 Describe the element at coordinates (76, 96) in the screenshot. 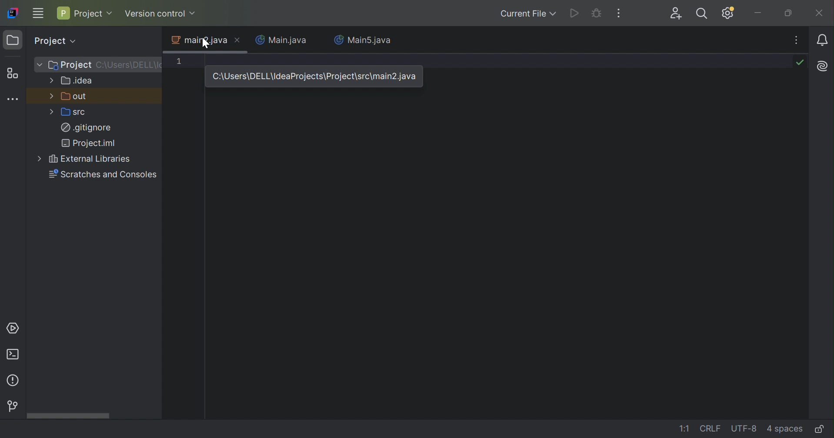

I see `out` at that location.